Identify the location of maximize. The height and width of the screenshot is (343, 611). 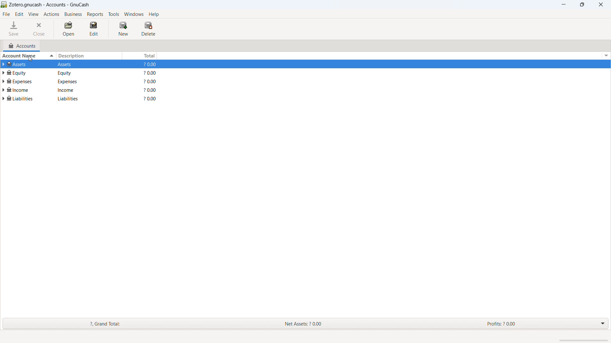
(582, 4).